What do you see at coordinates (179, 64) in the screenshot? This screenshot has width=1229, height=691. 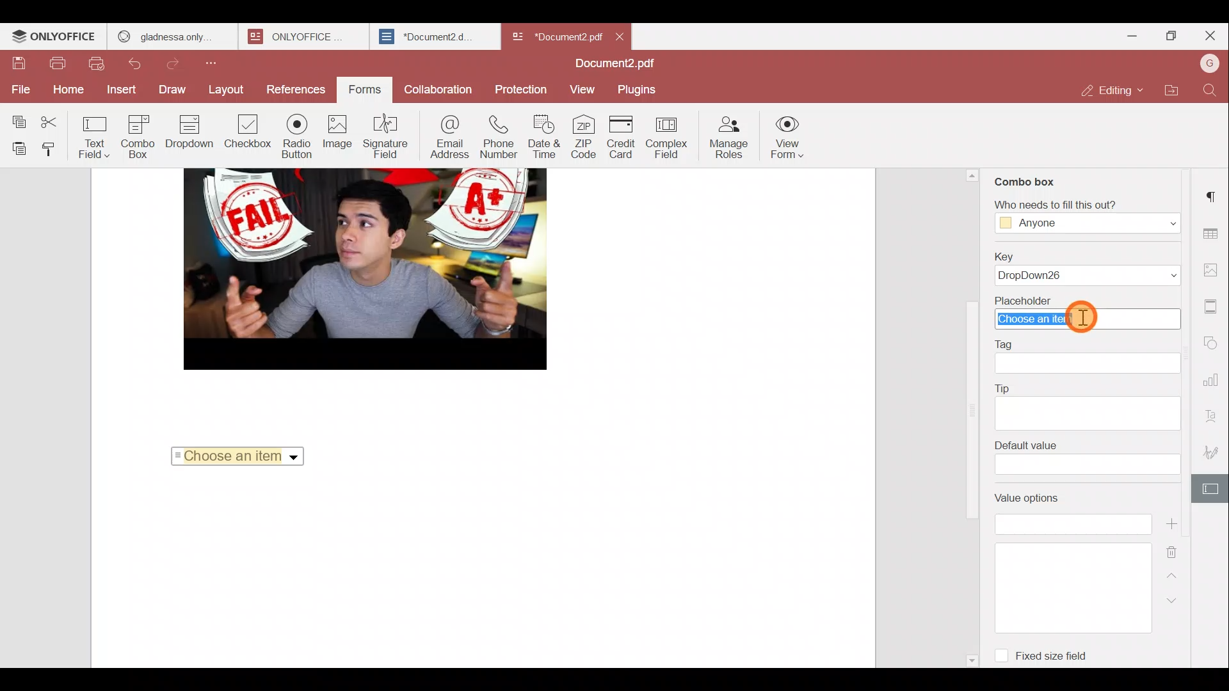 I see `Redo` at bounding box center [179, 64].